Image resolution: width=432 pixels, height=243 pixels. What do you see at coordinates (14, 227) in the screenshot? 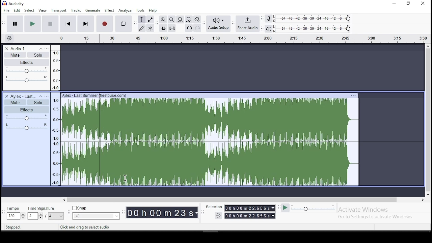
I see `stopped` at bounding box center [14, 227].